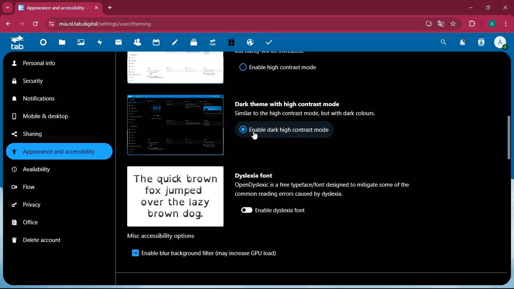  I want to click on notes, so click(176, 44).